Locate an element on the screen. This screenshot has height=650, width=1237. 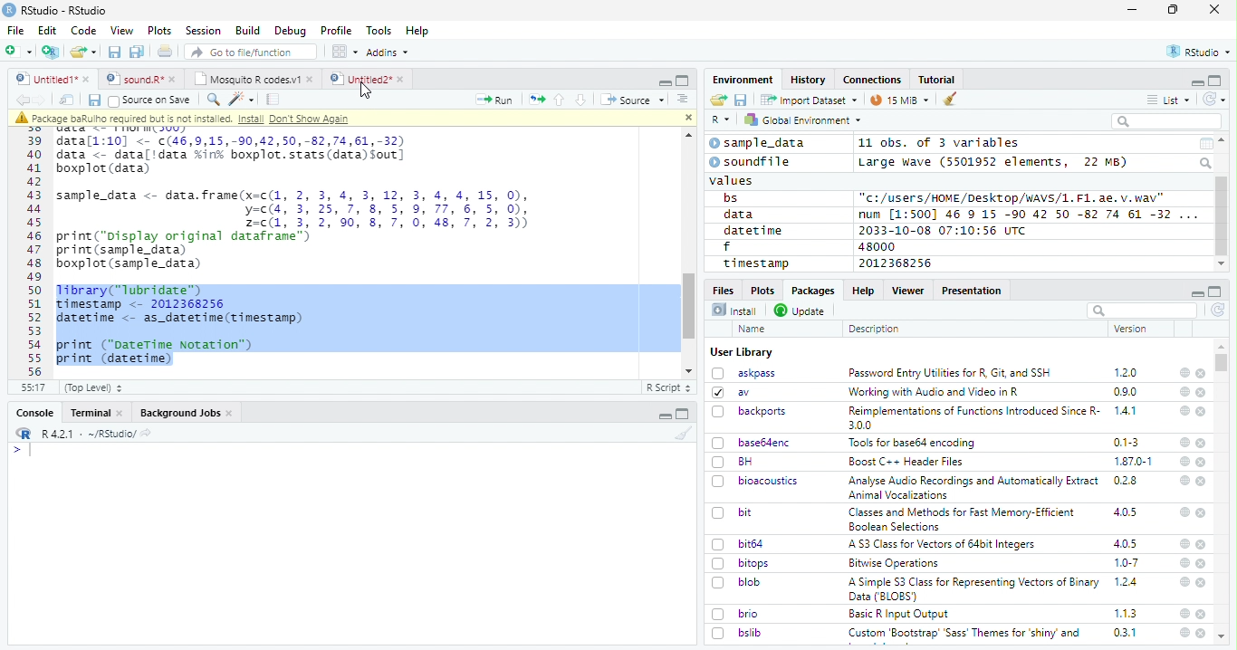
backports is located at coordinates (752, 412).